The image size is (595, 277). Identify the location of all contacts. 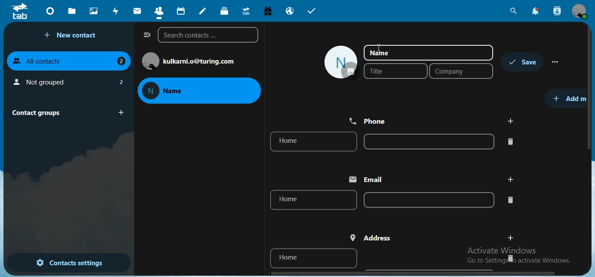
(69, 61).